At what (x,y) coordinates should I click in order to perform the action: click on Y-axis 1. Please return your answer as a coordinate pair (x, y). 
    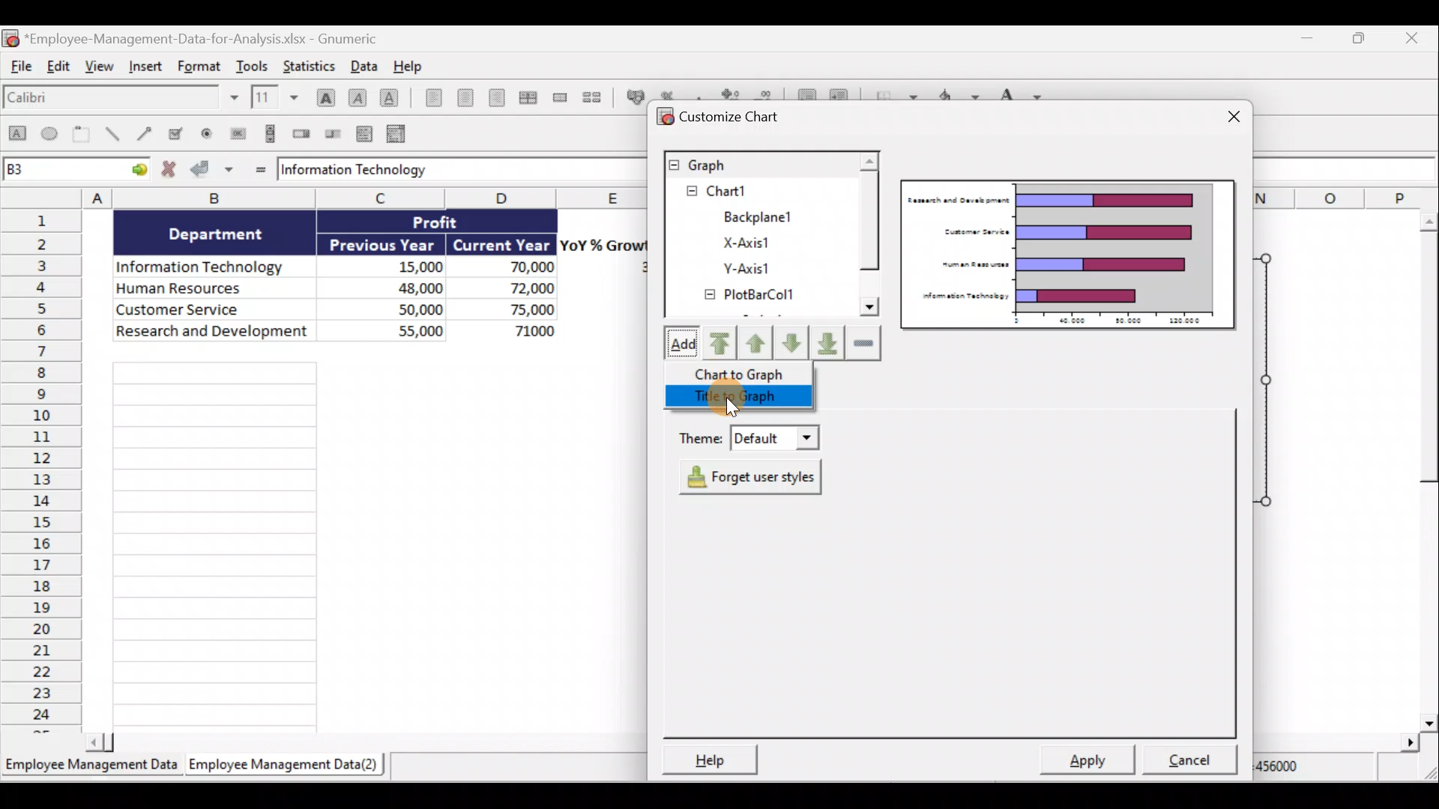
    Looking at the image, I should click on (759, 267).